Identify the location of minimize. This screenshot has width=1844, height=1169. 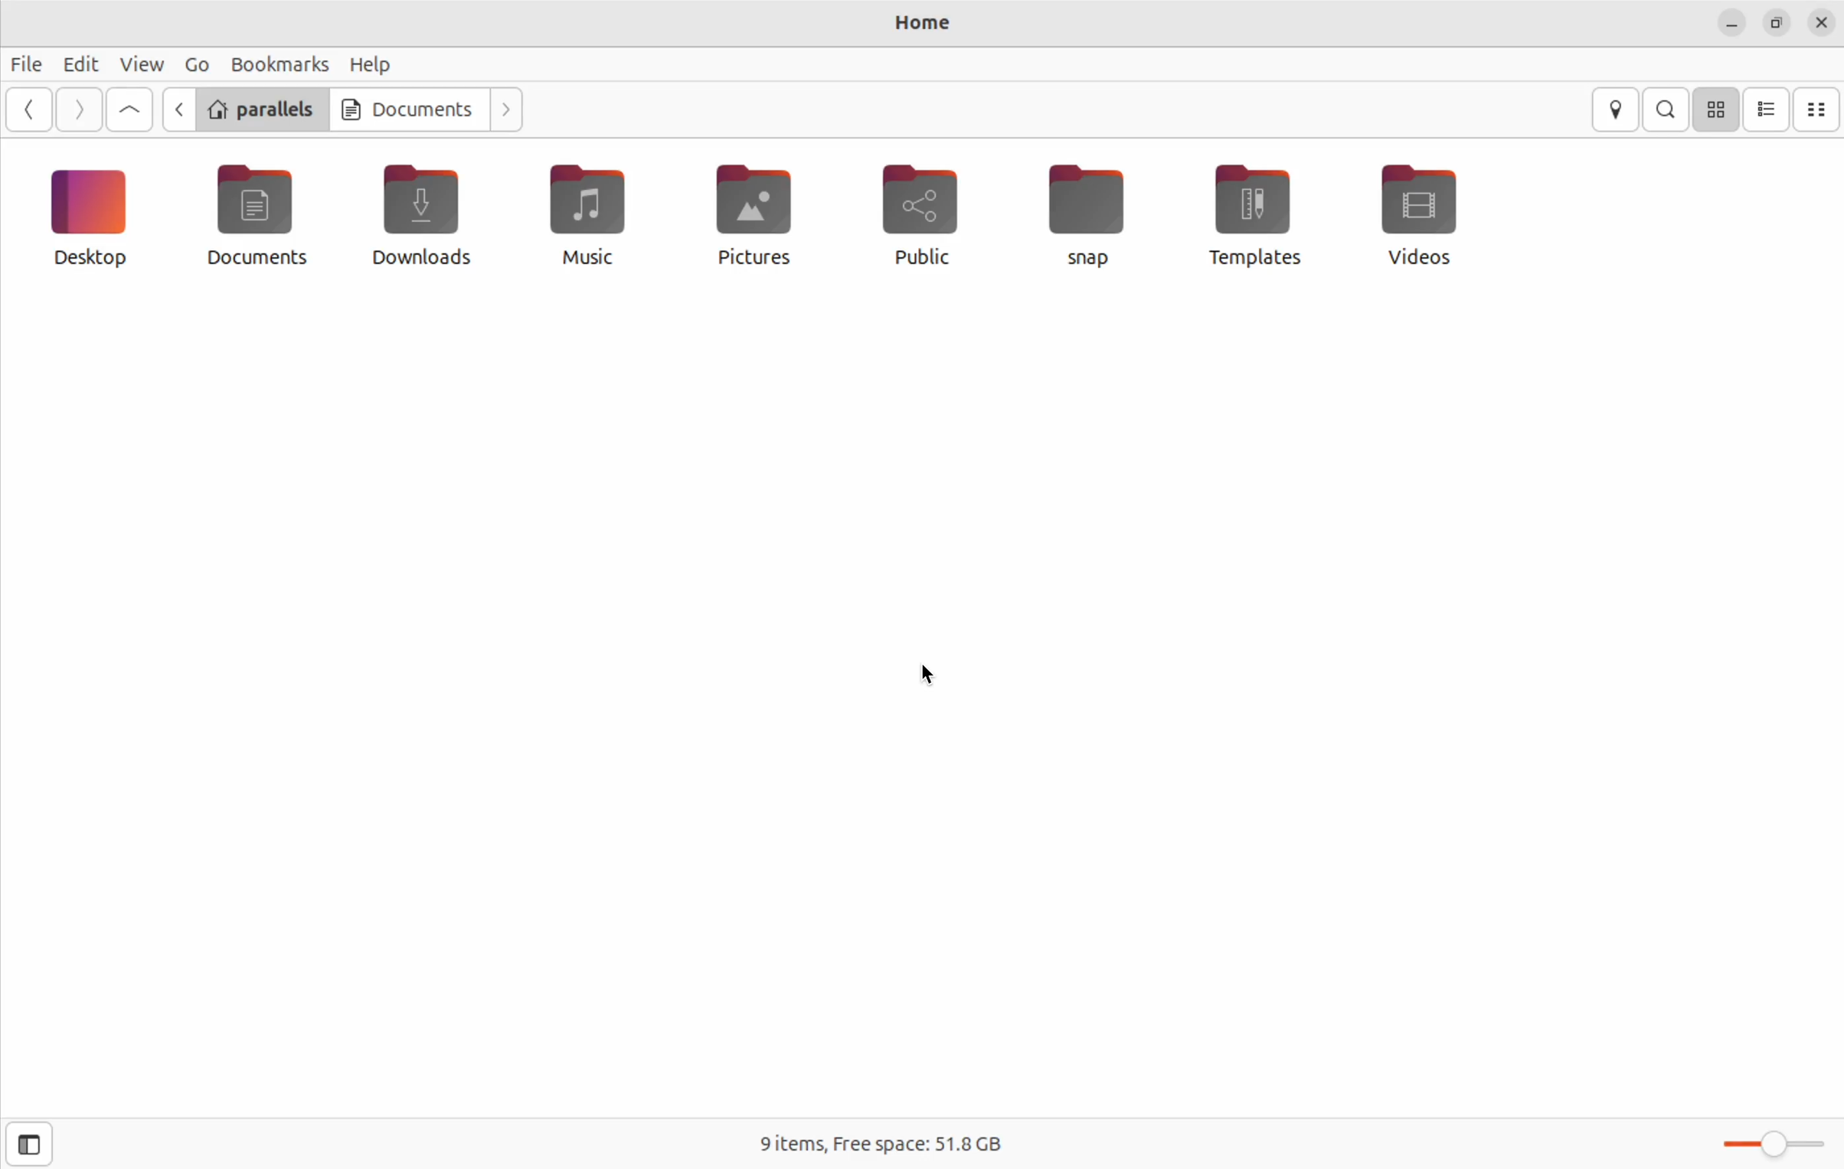
(1731, 26).